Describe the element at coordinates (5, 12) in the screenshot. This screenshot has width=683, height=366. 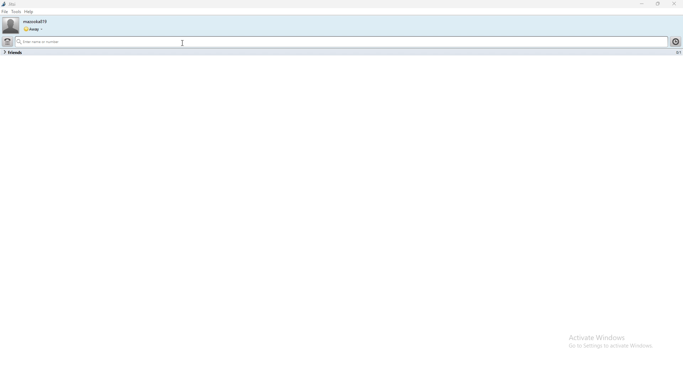
I see `file` at that location.